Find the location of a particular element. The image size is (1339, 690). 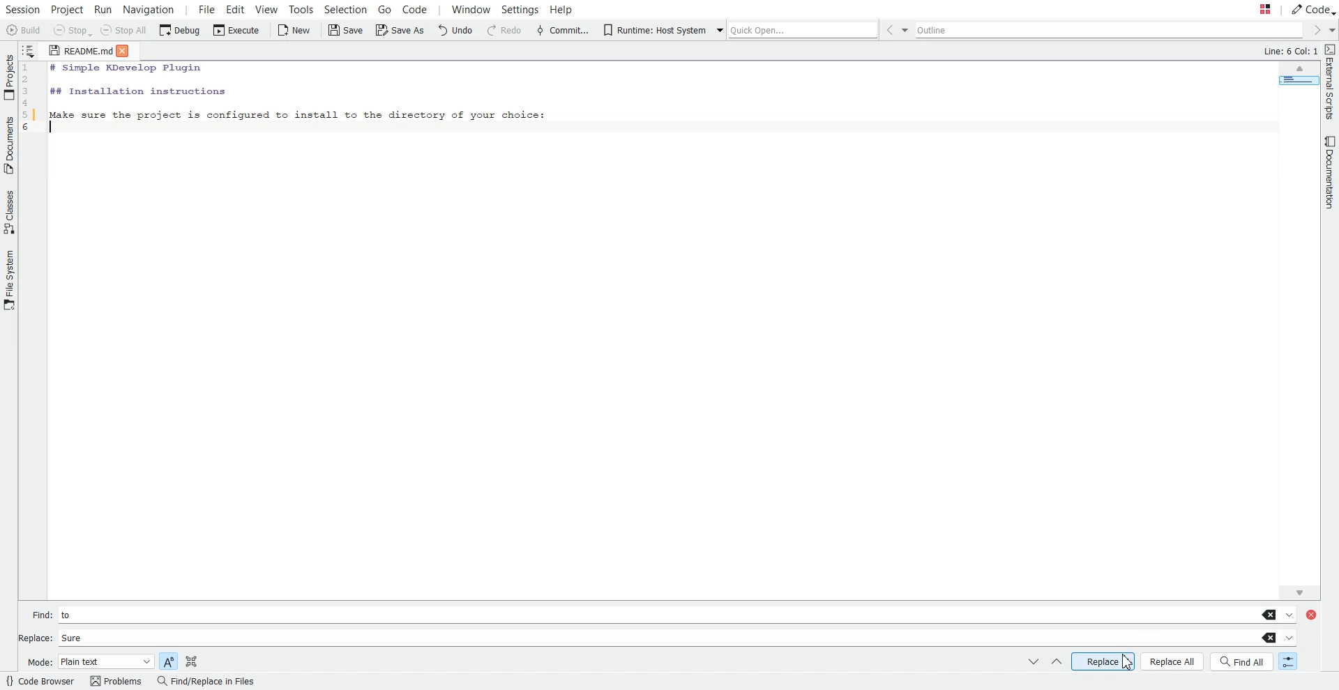

Search in selection only is located at coordinates (191, 660).